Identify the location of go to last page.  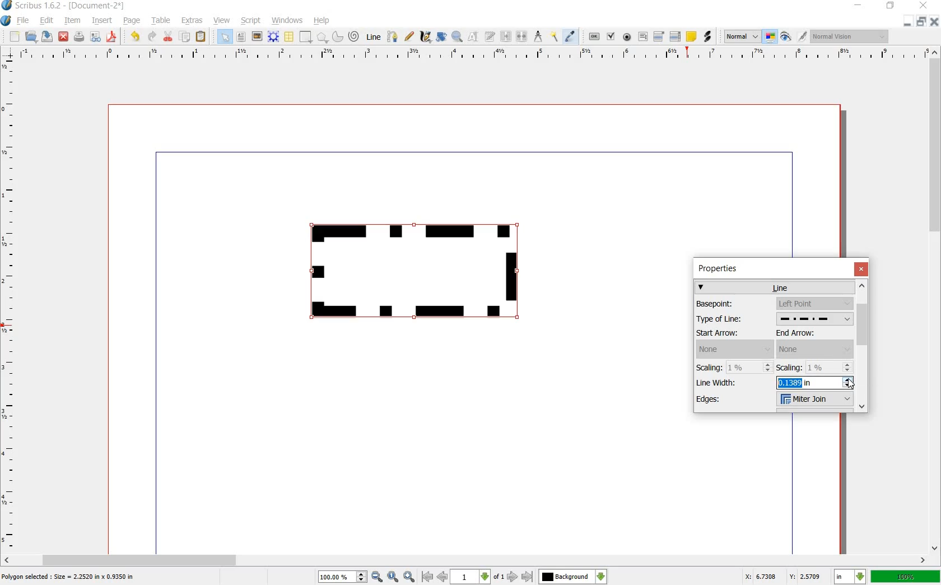
(527, 577).